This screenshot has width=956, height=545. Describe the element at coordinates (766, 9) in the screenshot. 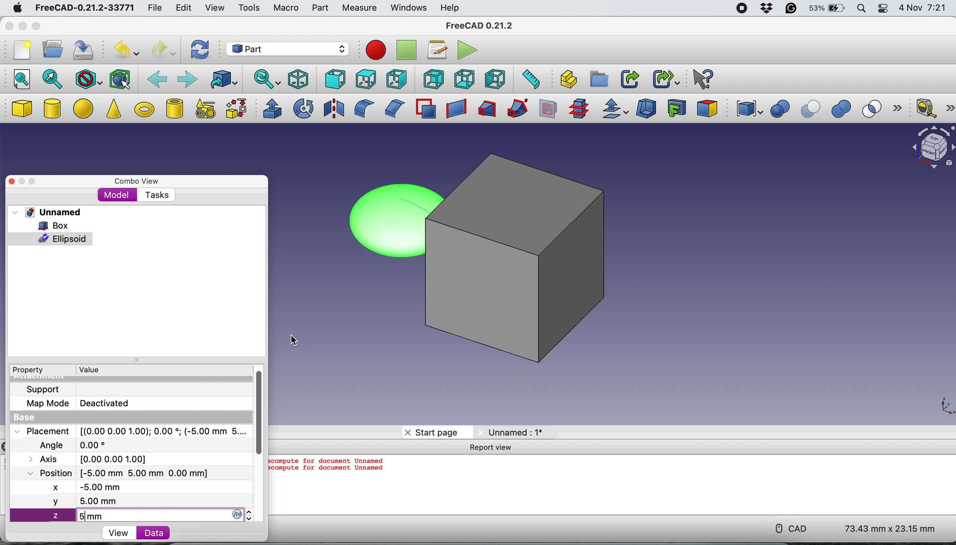

I see `dropbox` at that location.